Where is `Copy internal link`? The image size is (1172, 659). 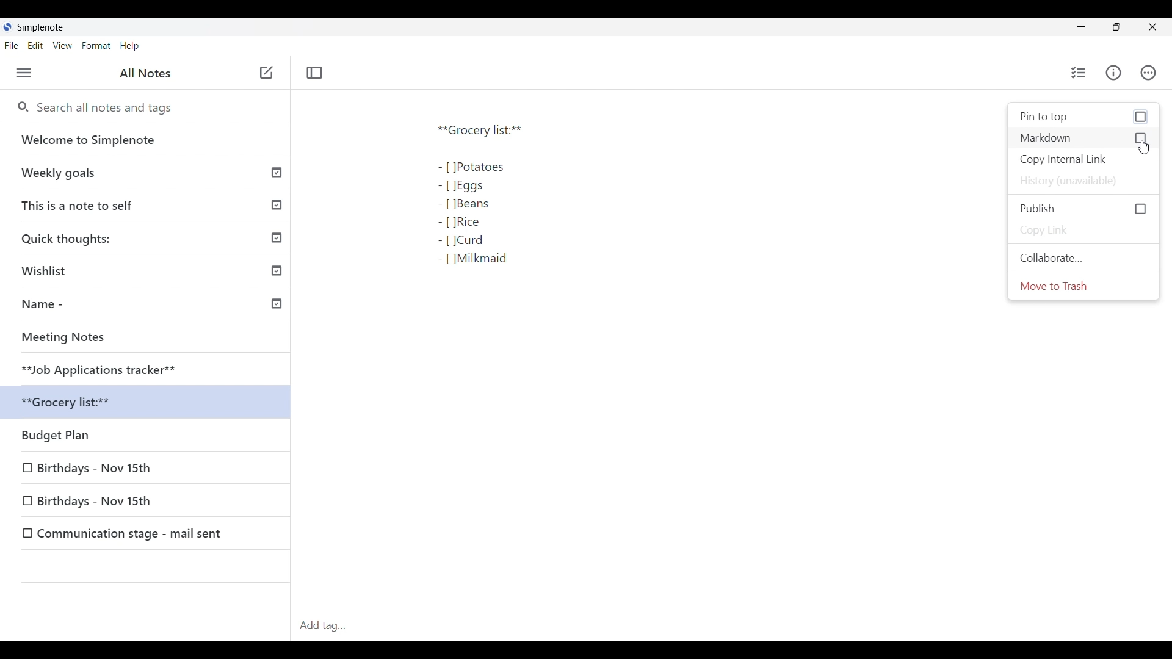
Copy internal link is located at coordinates (1084, 160).